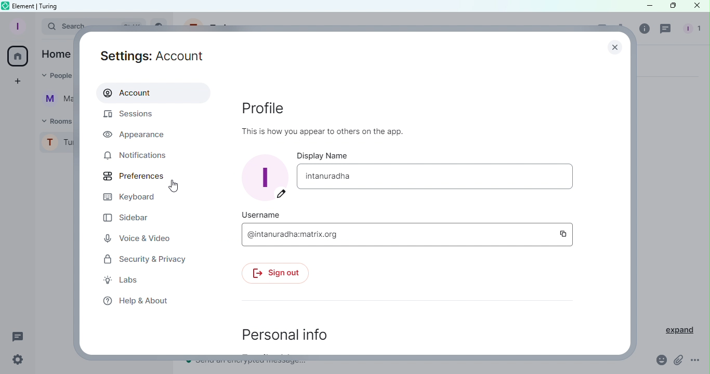 The height and width of the screenshot is (374, 710). What do you see at coordinates (696, 7) in the screenshot?
I see `Close` at bounding box center [696, 7].